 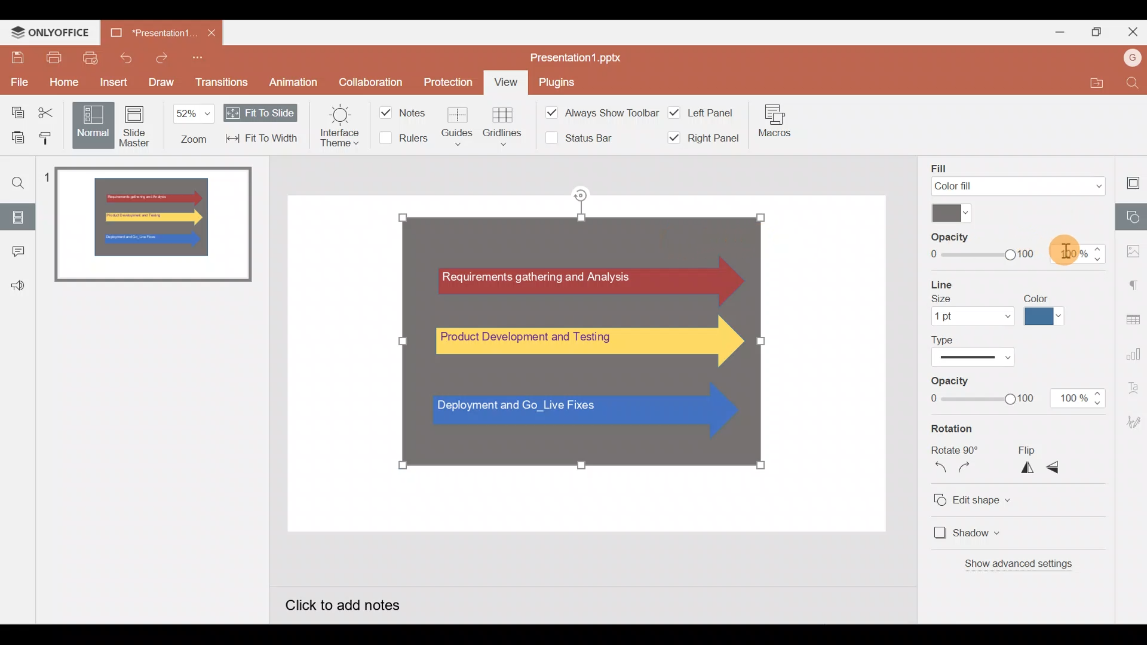 I want to click on Close, so click(x=211, y=33).